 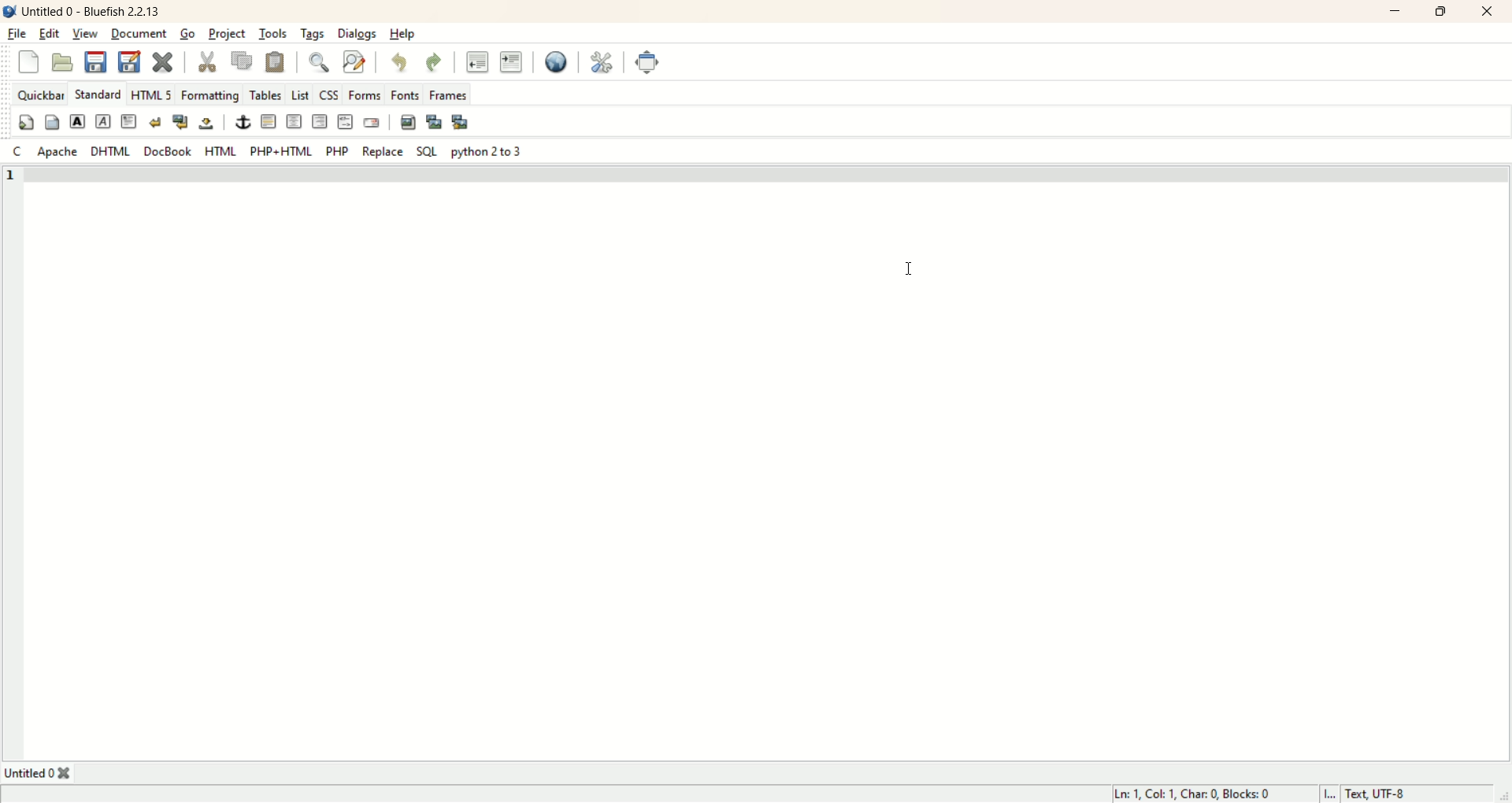 I want to click on save all file, so click(x=128, y=64).